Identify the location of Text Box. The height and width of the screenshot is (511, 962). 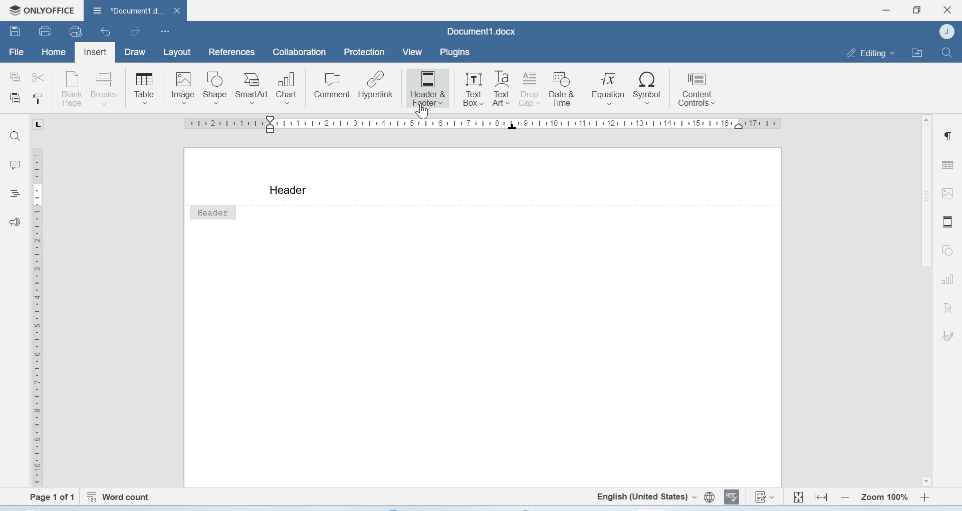
(470, 86).